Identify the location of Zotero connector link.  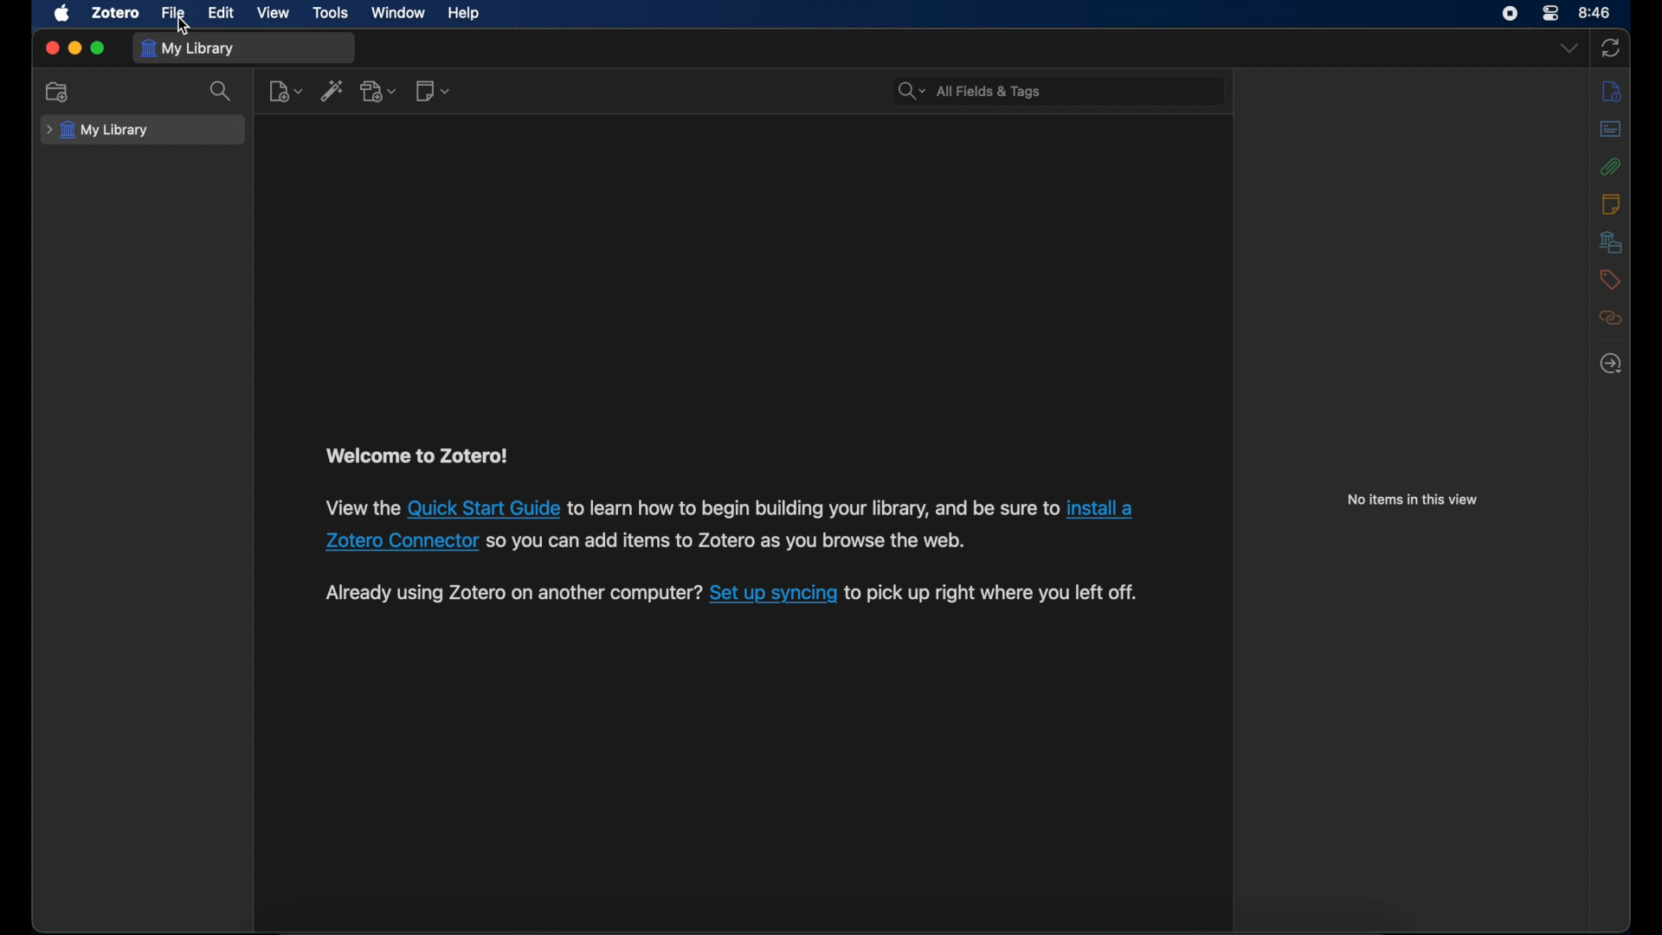
(1105, 507).